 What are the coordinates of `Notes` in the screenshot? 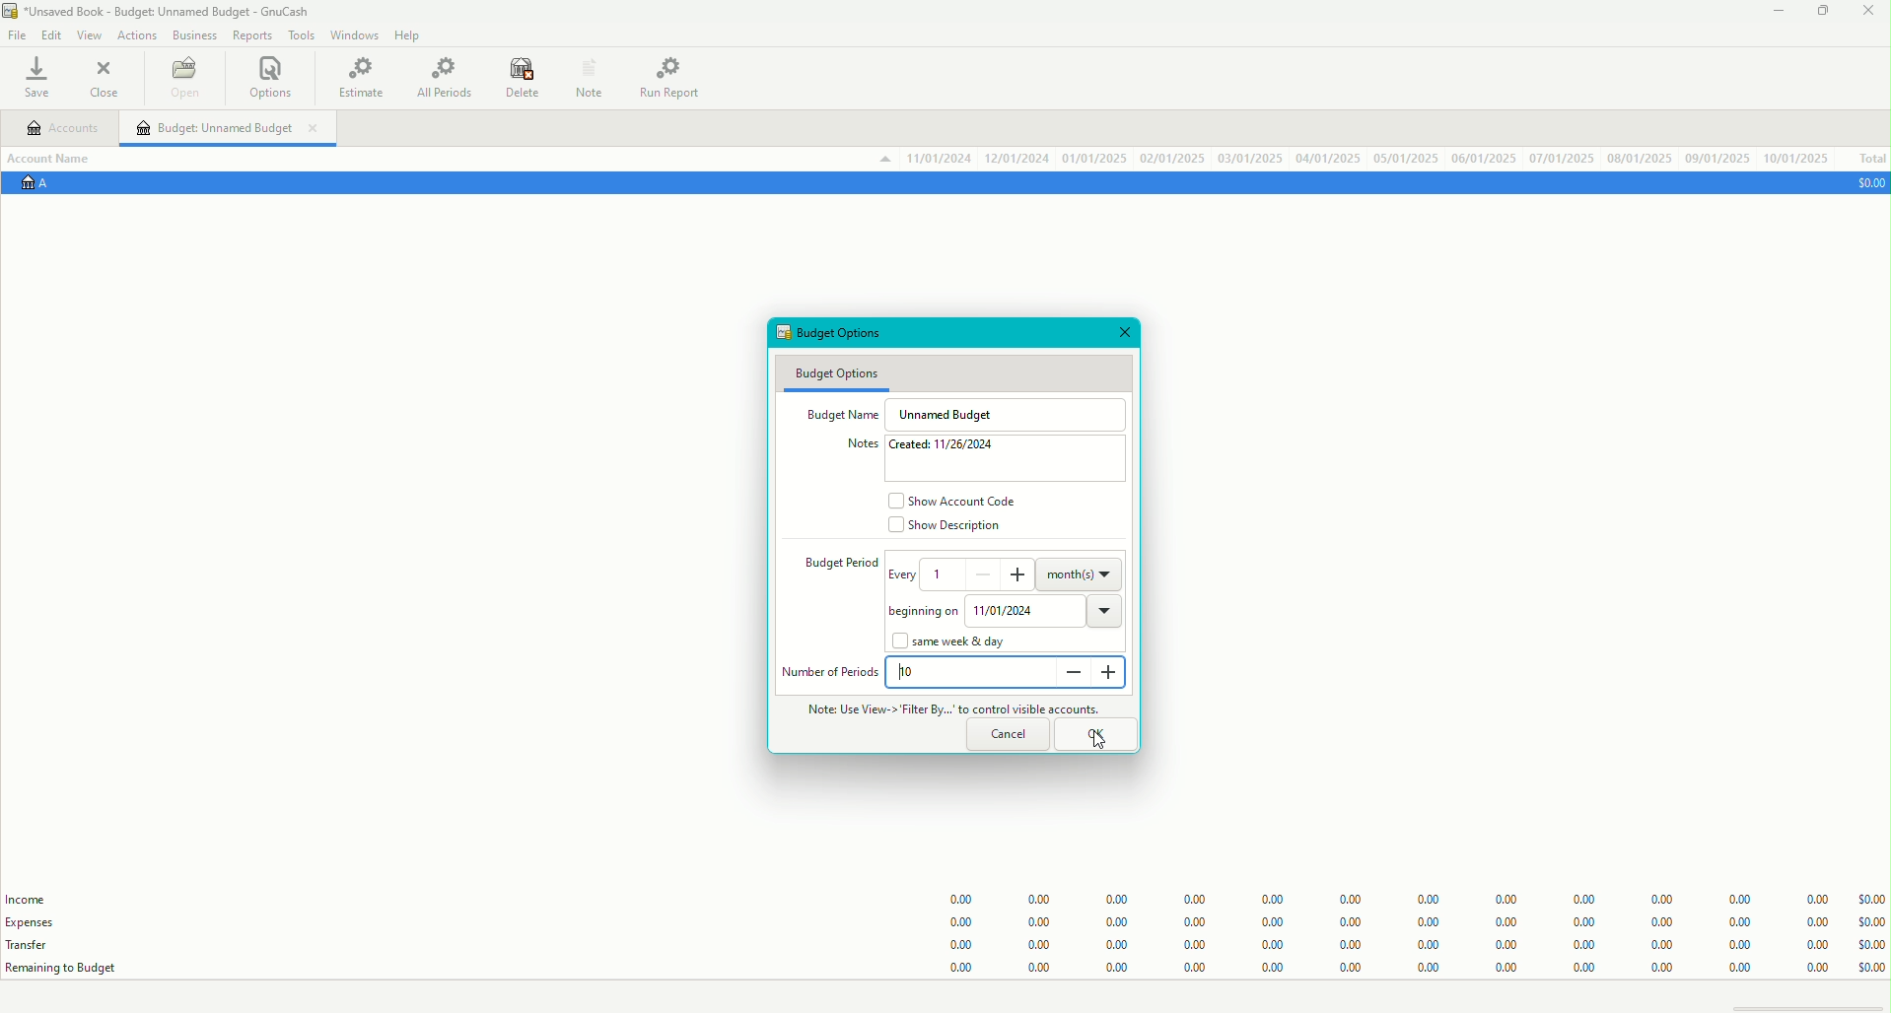 It's located at (587, 76).